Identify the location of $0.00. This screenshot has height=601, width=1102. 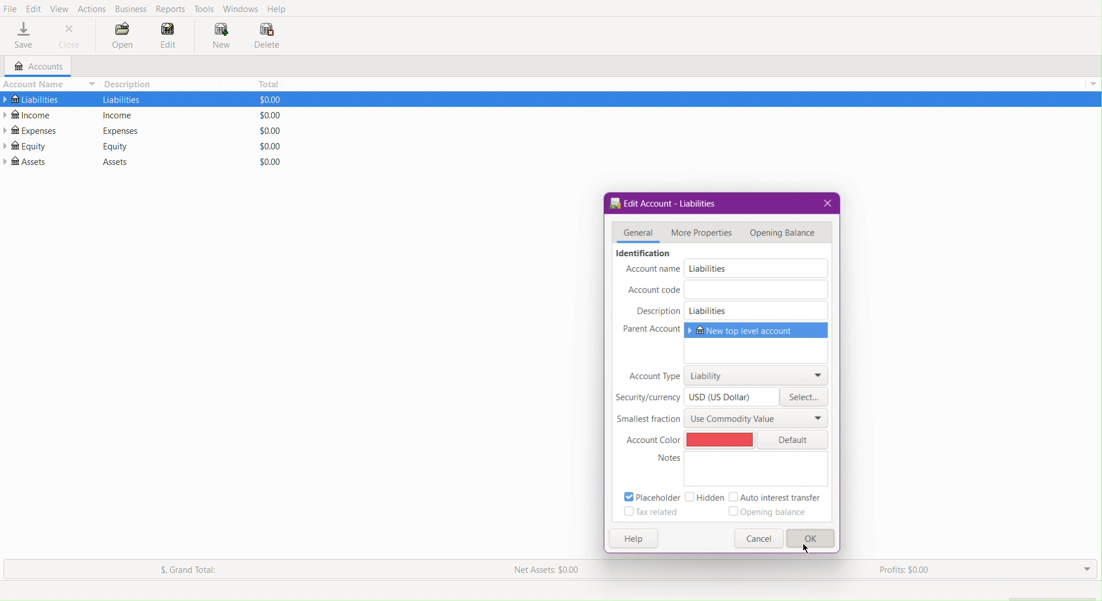
(265, 131).